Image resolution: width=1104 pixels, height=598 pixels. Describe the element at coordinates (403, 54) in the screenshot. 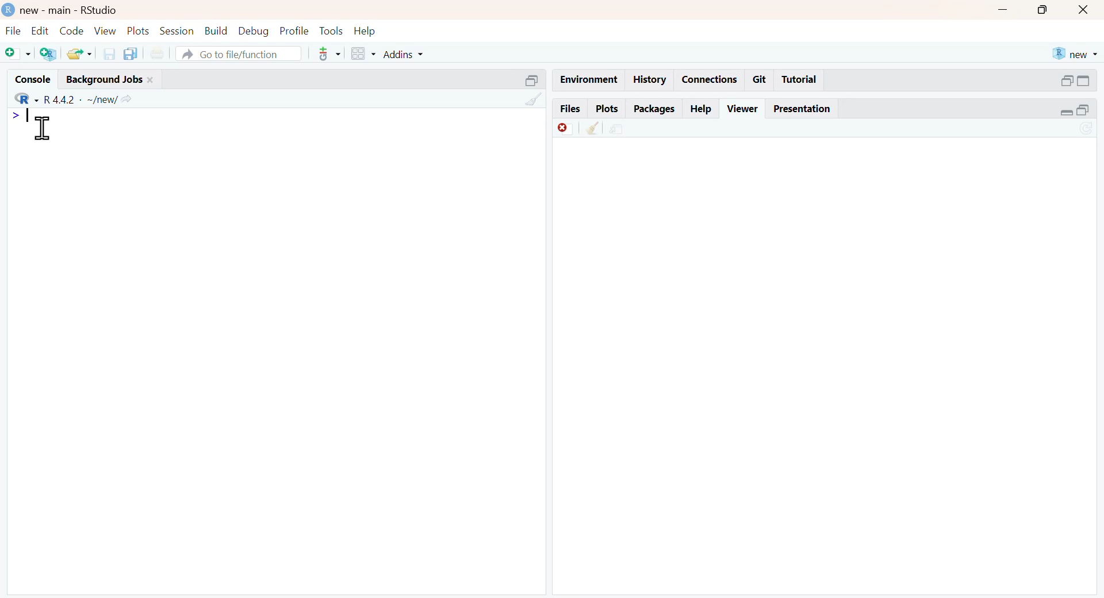

I see `addins` at that location.